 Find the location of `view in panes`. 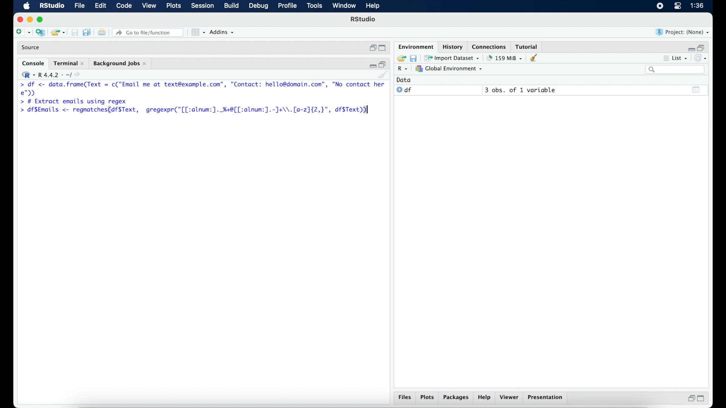

view in panes is located at coordinates (197, 32).